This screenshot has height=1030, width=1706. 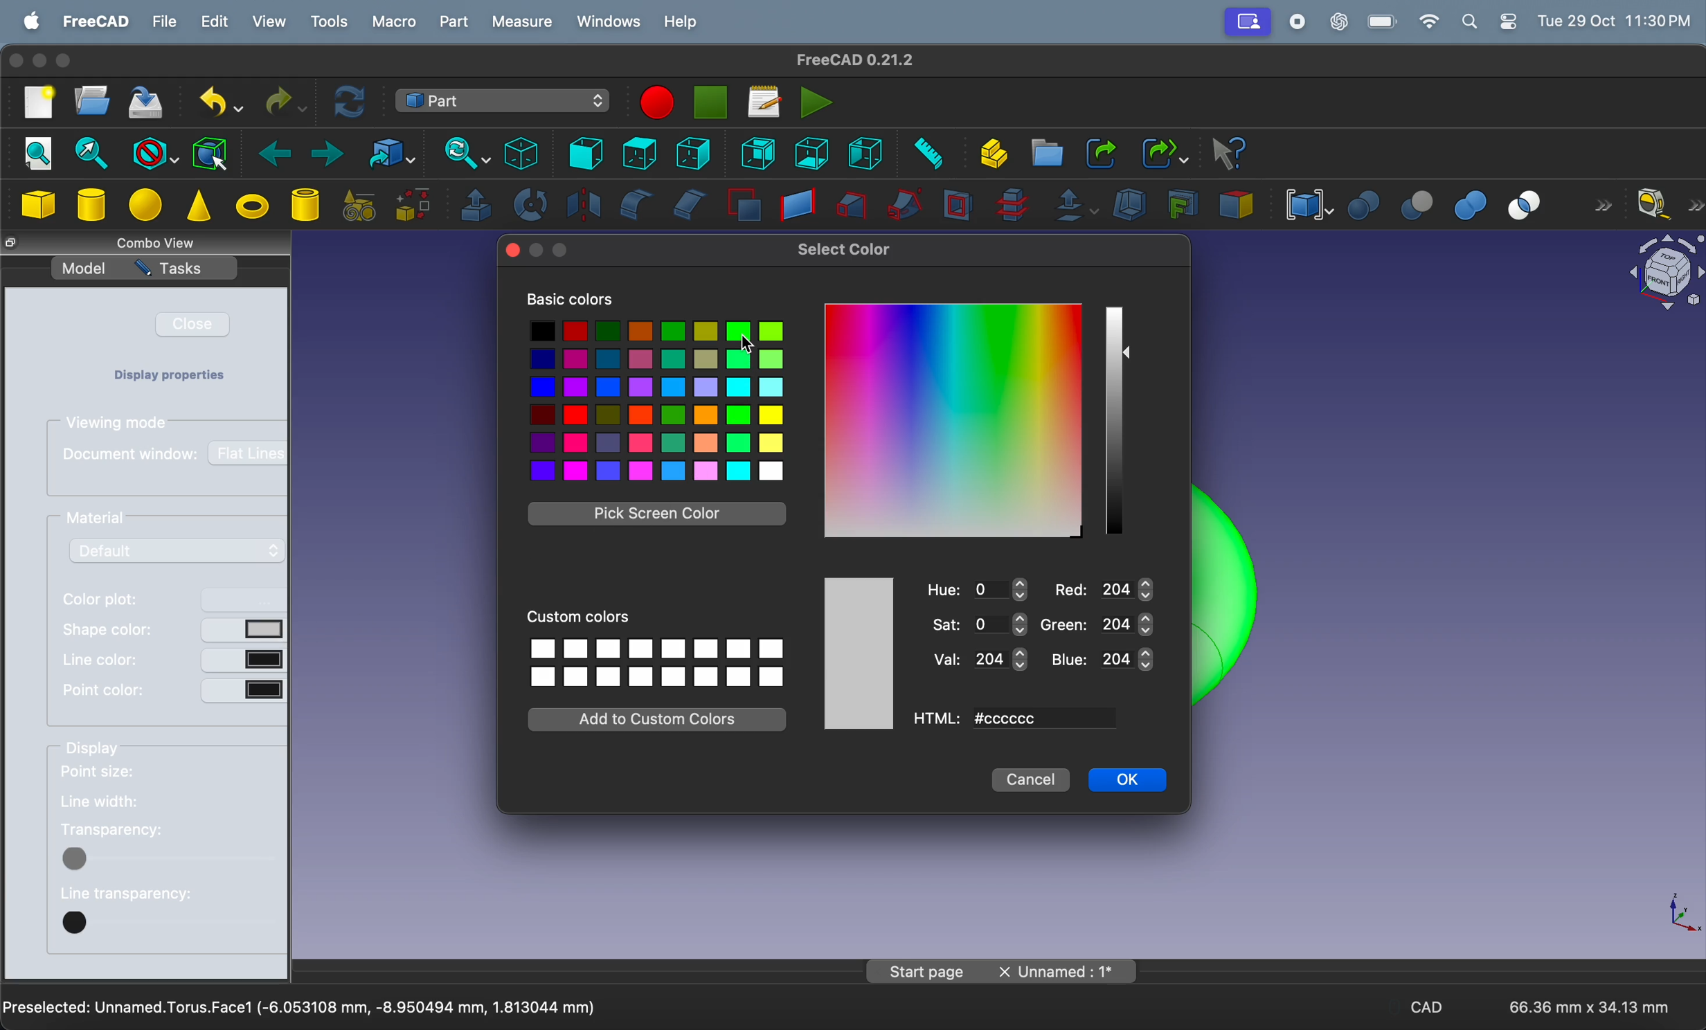 What do you see at coordinates (811, 154) in the screenshot?
I see `bottom view` at bounding box center [811, 154].